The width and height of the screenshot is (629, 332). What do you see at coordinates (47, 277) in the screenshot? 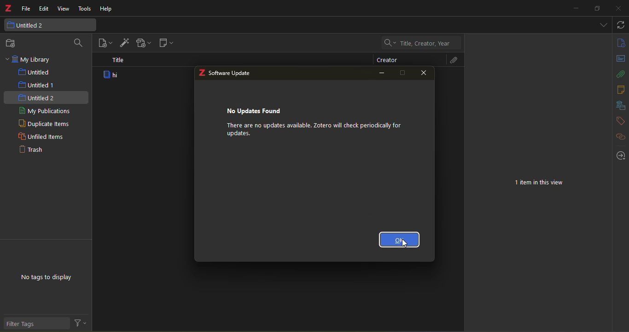
I see `no tags to display` at bounding box center [47, 277].